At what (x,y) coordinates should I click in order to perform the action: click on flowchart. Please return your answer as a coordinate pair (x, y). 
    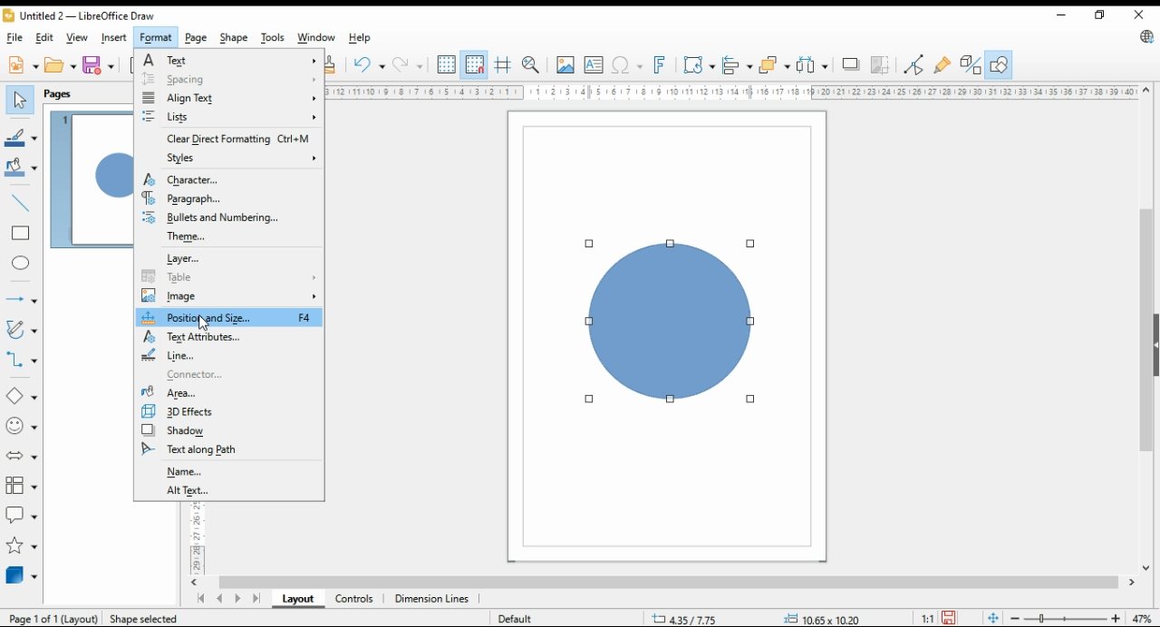
    Looking at the image, I should click on (21, 486).